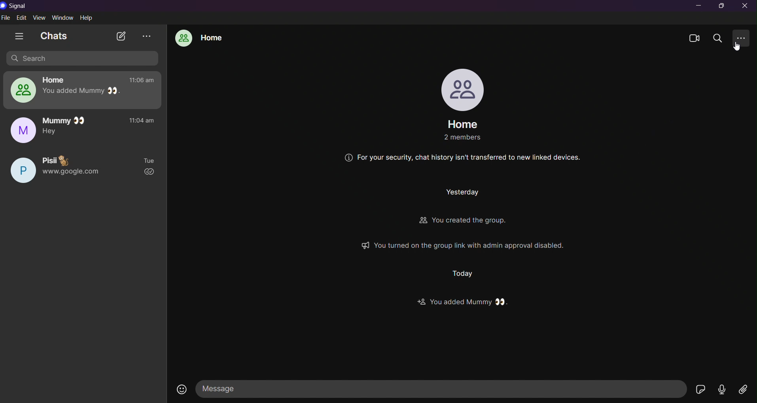 The width and height of the screenshot is (757, 403). Describe the element at coordinates (181, 390) in the screenshot. I see `emojis` at that location.